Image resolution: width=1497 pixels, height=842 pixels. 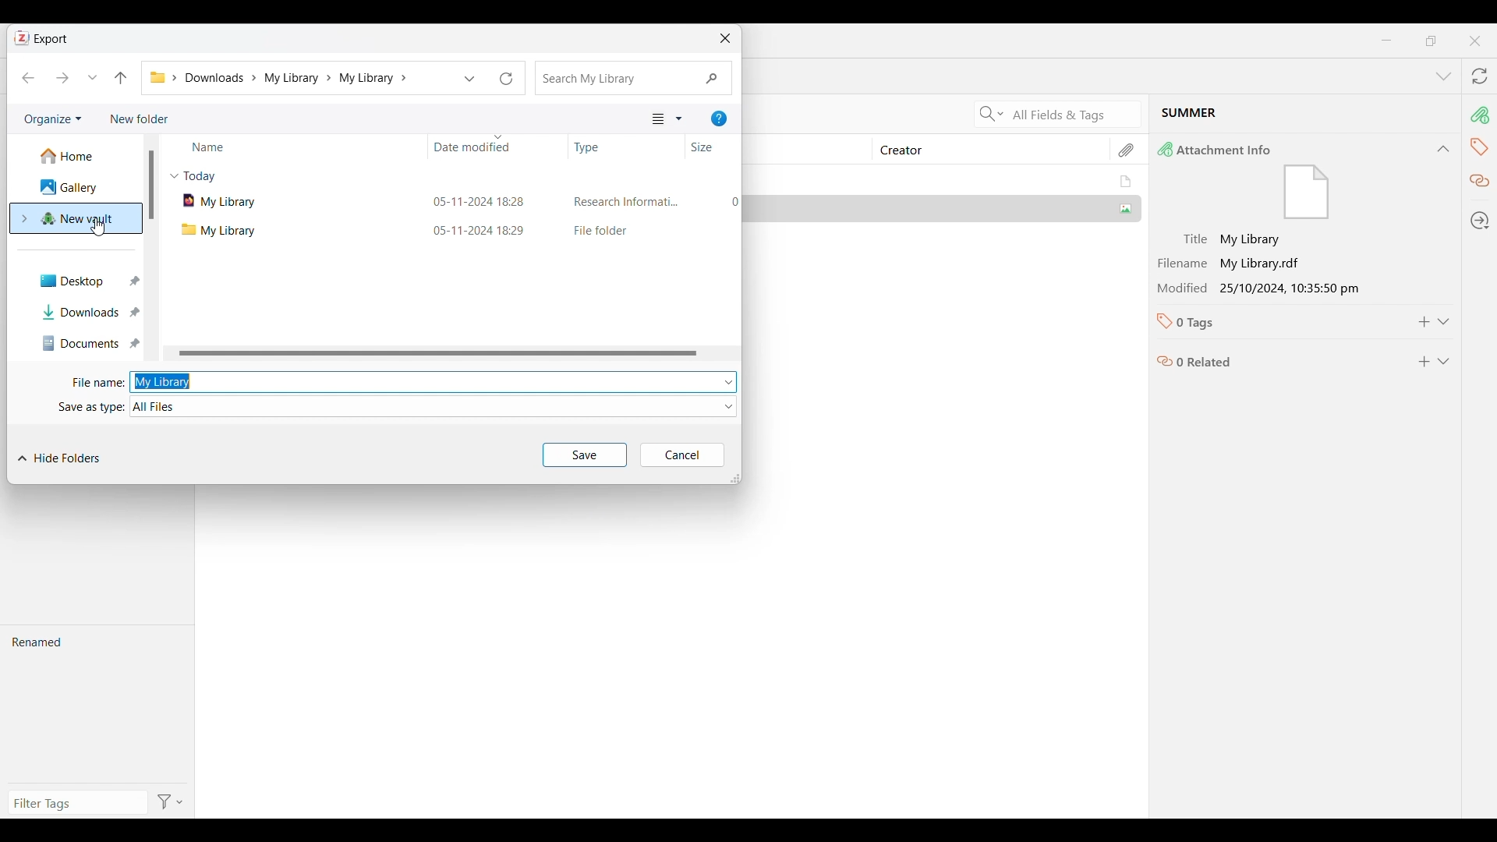 What do you see at coordinates (82, 311) in the screenshot?
I see `Downloads ` at bounding box center [82, 311].